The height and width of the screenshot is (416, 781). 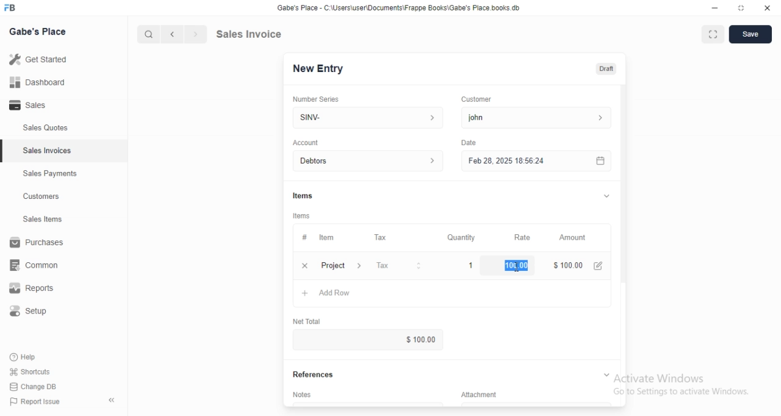 I want to click on $100.00, so click(x=566, y=264).